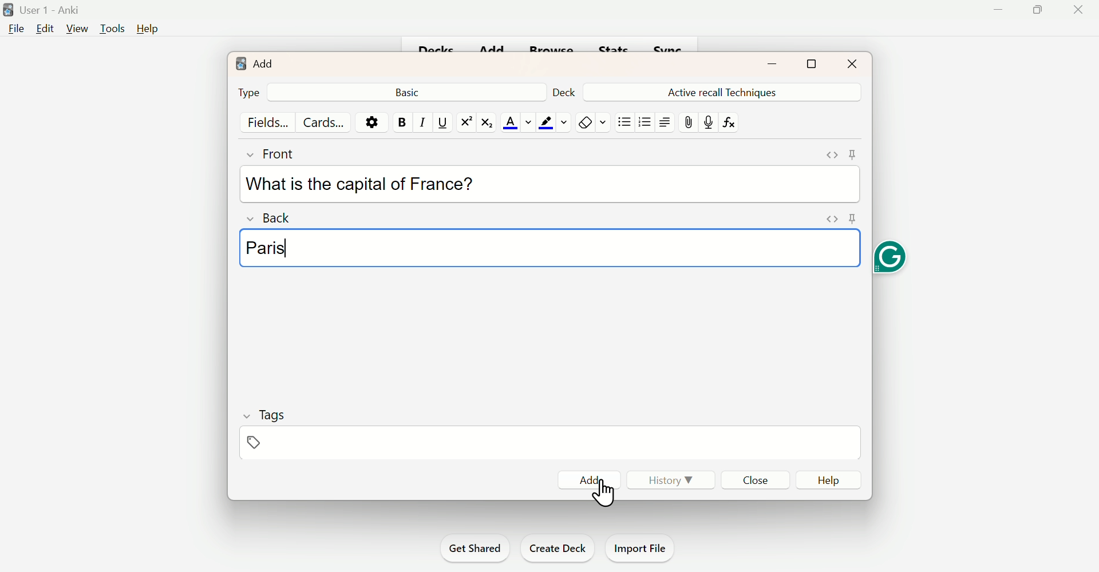  Describe the element at coordinates (17, 30) in the screenshot. I see `File` at that location.